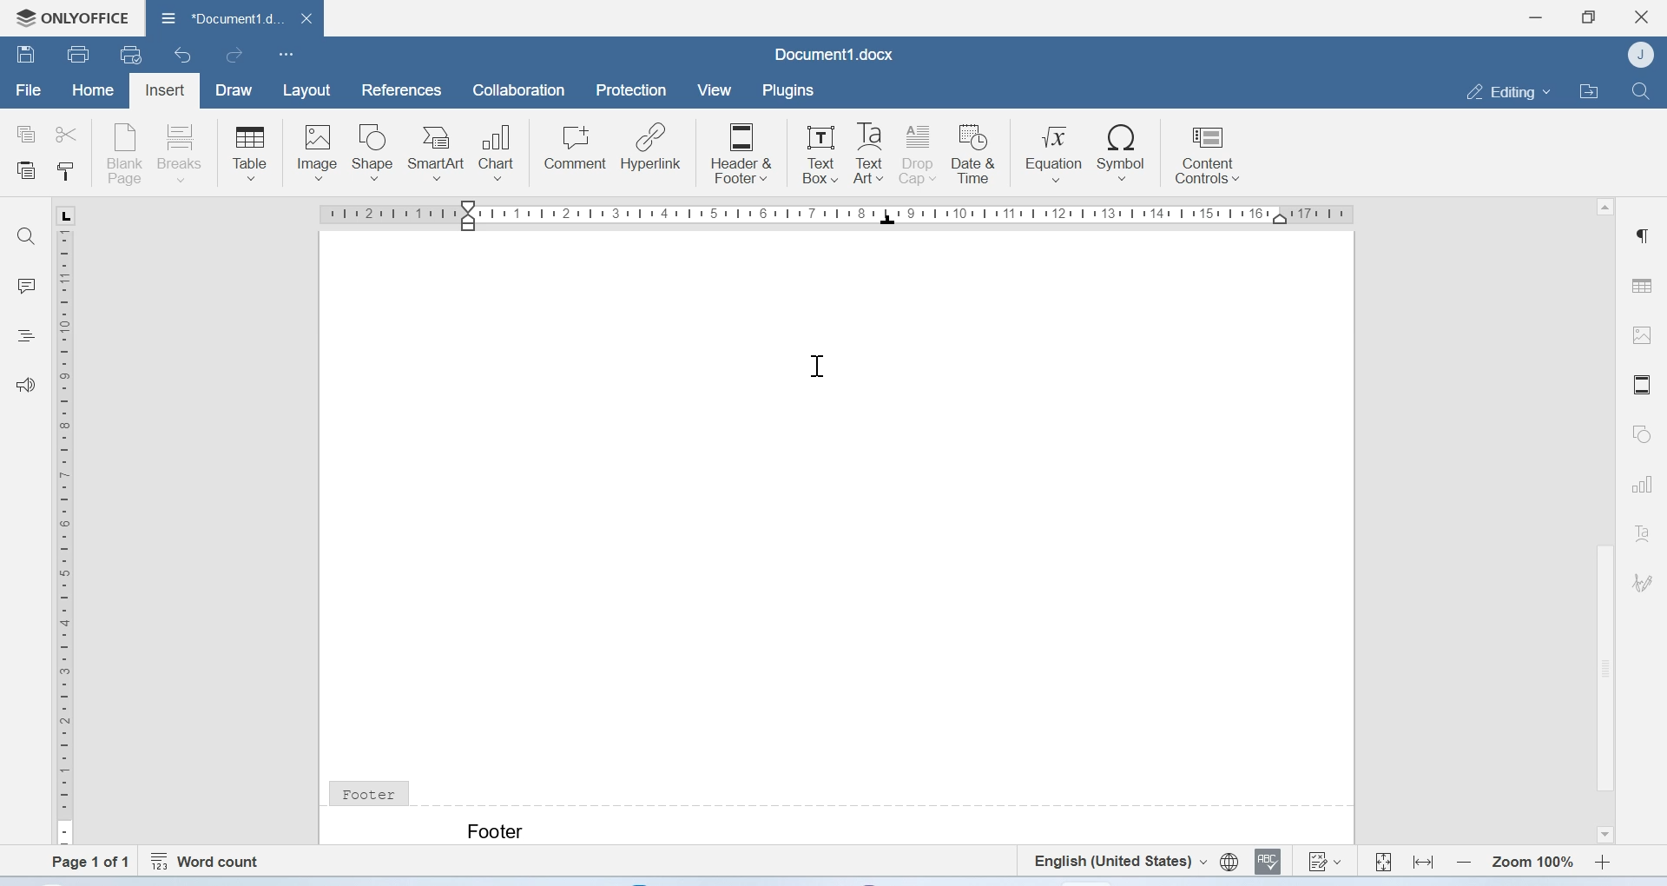  I want to click on Editing, so click(1504, 90).